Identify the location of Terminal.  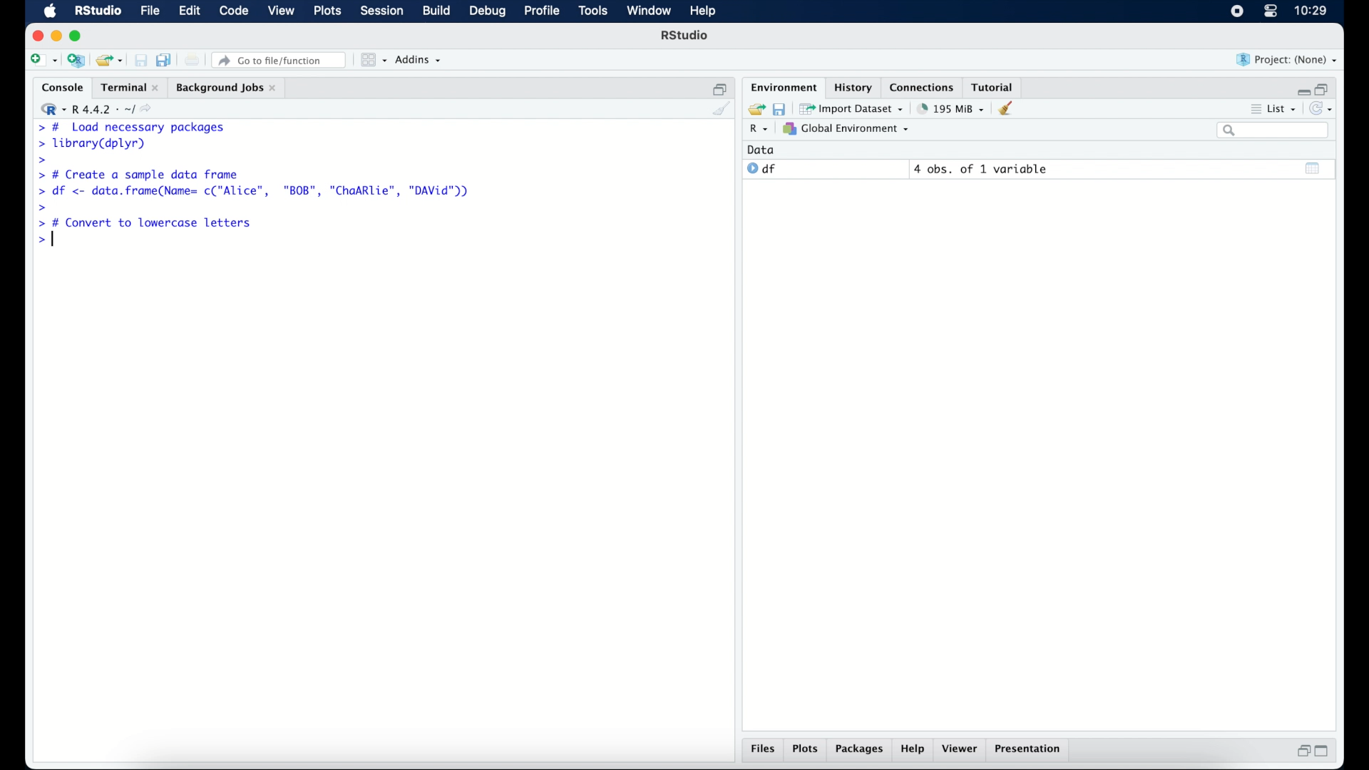
(125, 87).